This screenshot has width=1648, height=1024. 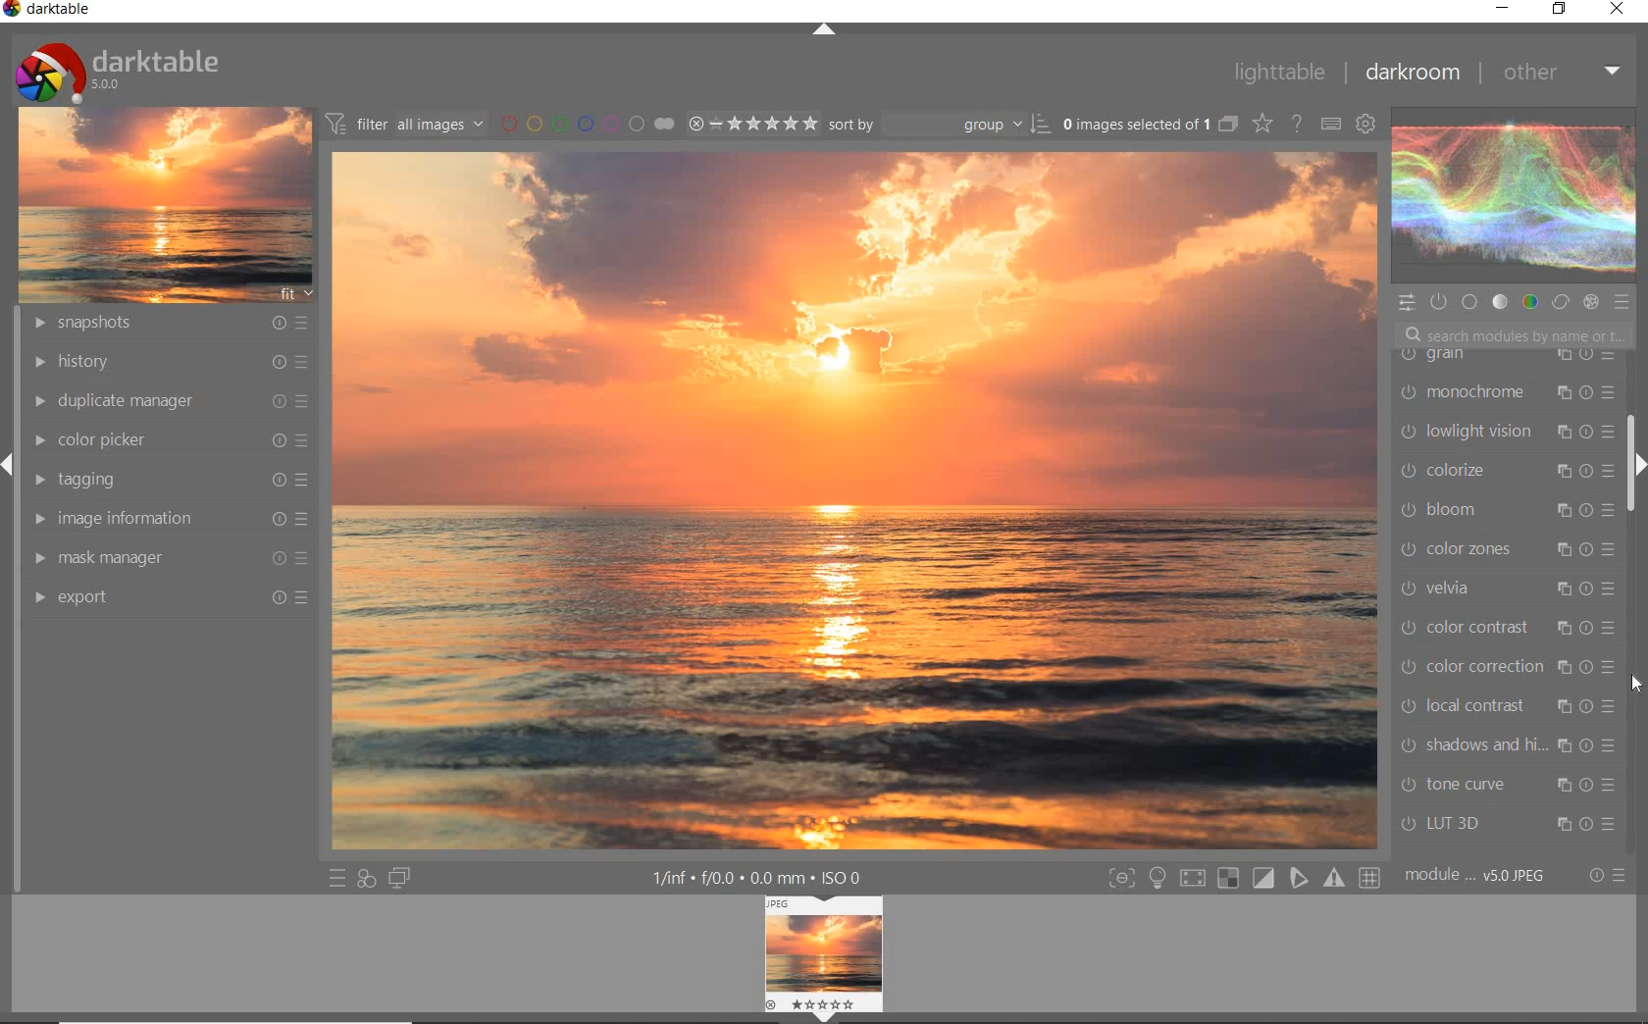 What do you see at coordinates (1636, 467) in the screenshot?
I see `EXPAND/COLLAPSE` at bounding box center [1636, 467].